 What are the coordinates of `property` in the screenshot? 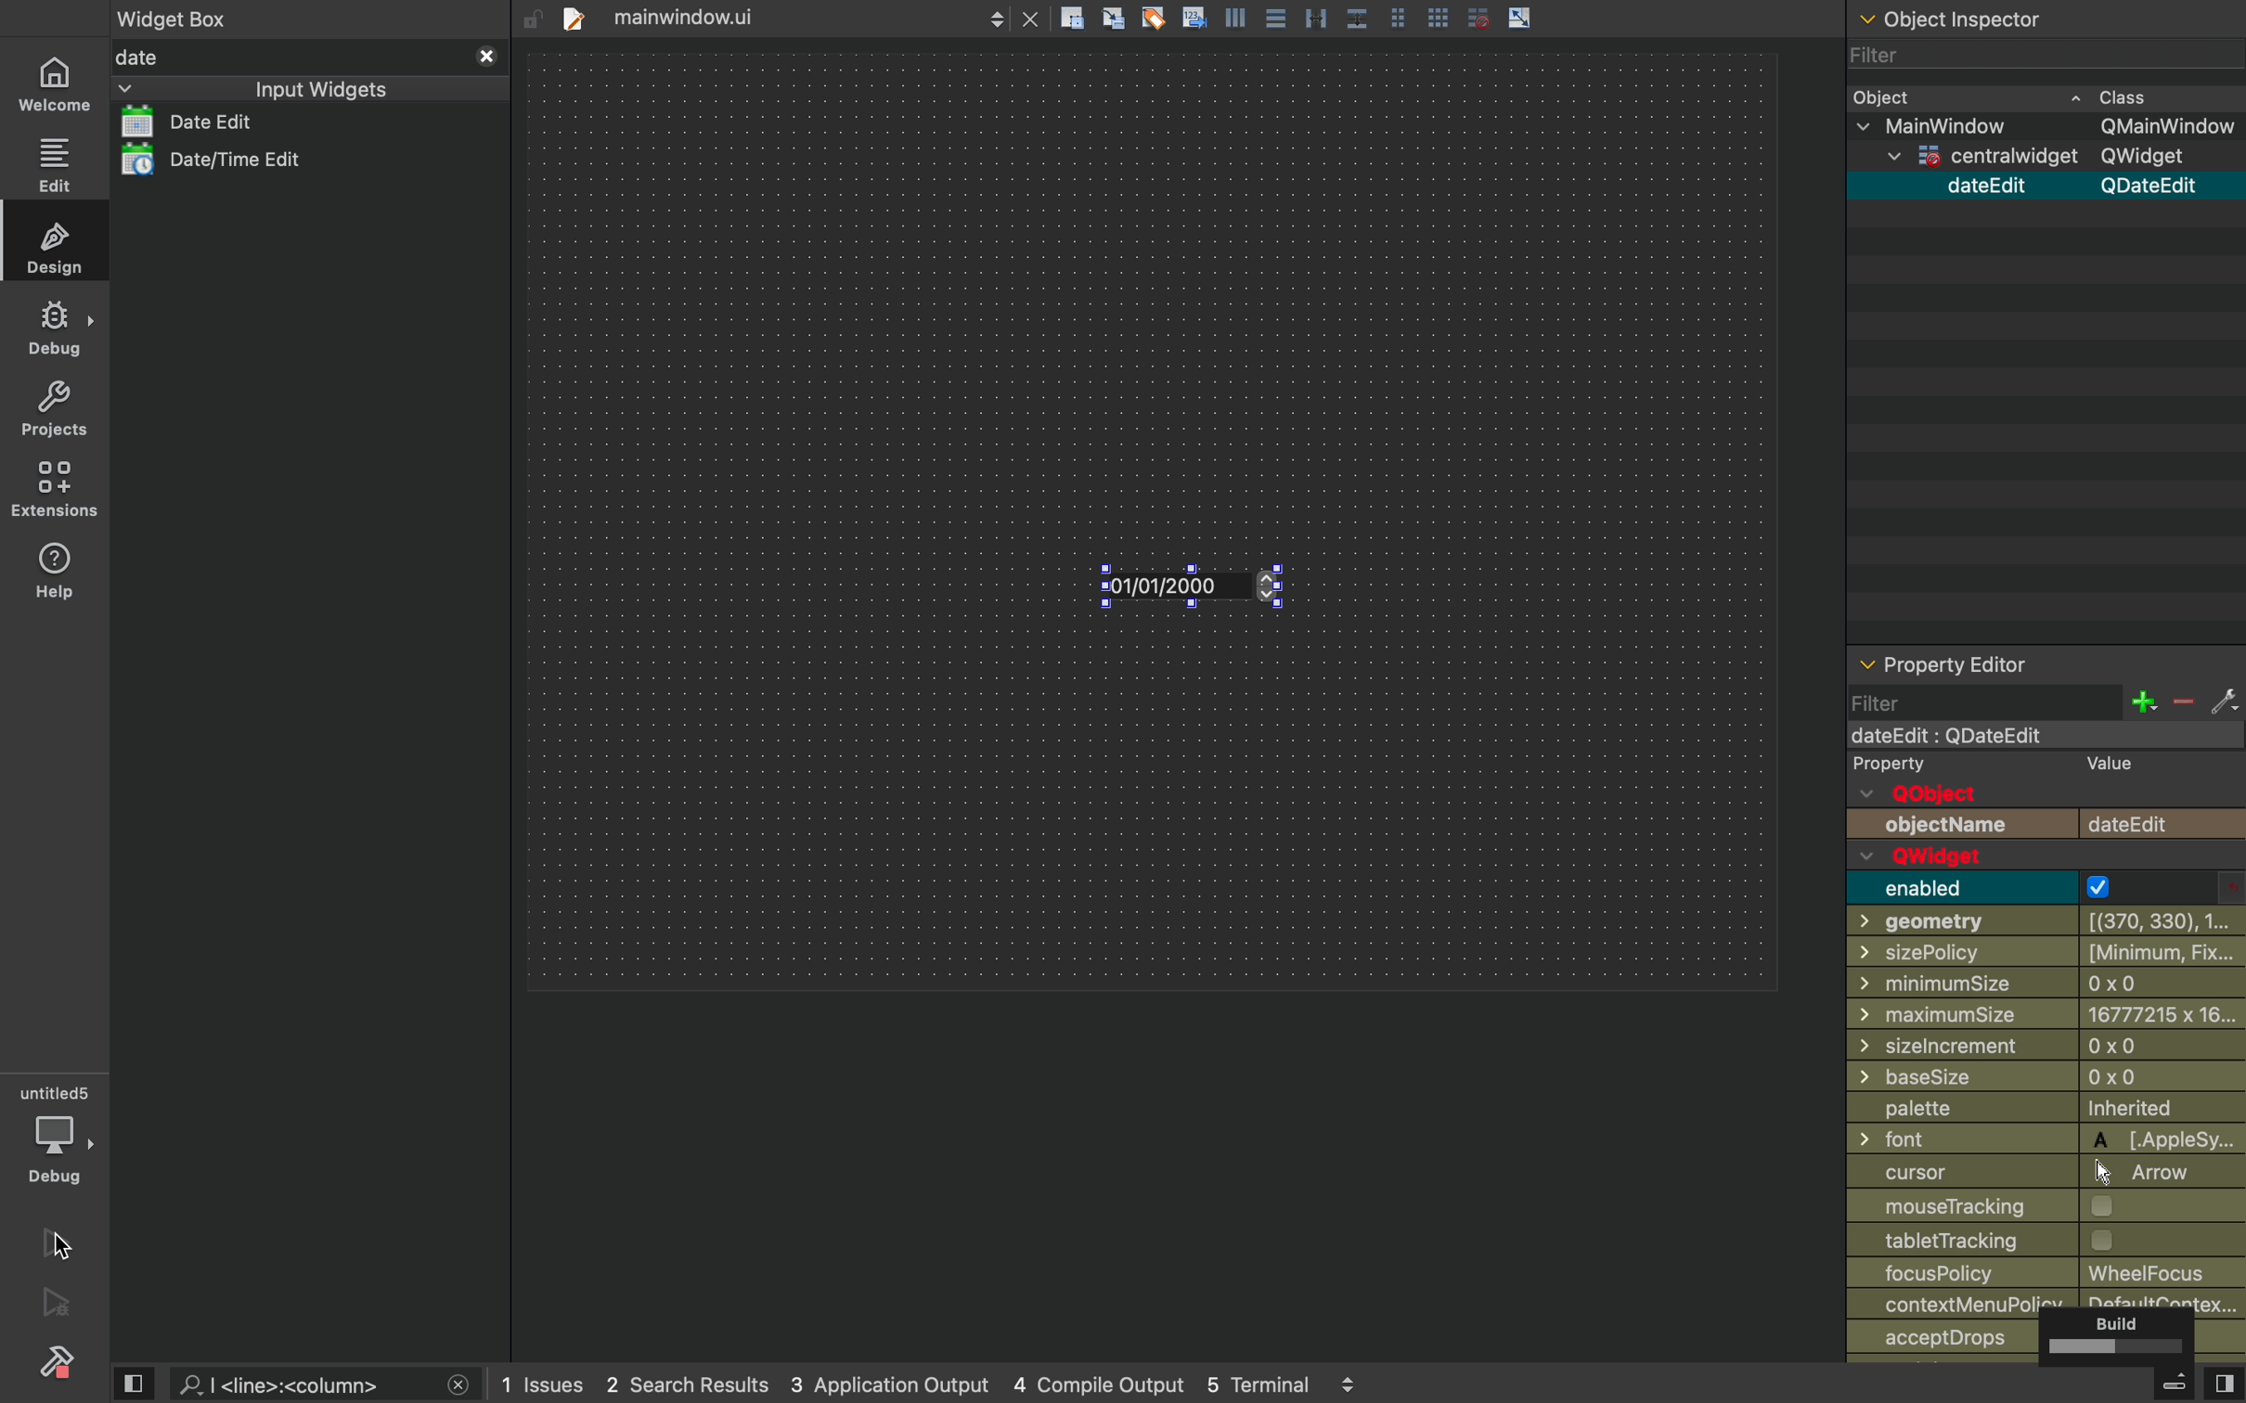 It's located at (2005, 764).